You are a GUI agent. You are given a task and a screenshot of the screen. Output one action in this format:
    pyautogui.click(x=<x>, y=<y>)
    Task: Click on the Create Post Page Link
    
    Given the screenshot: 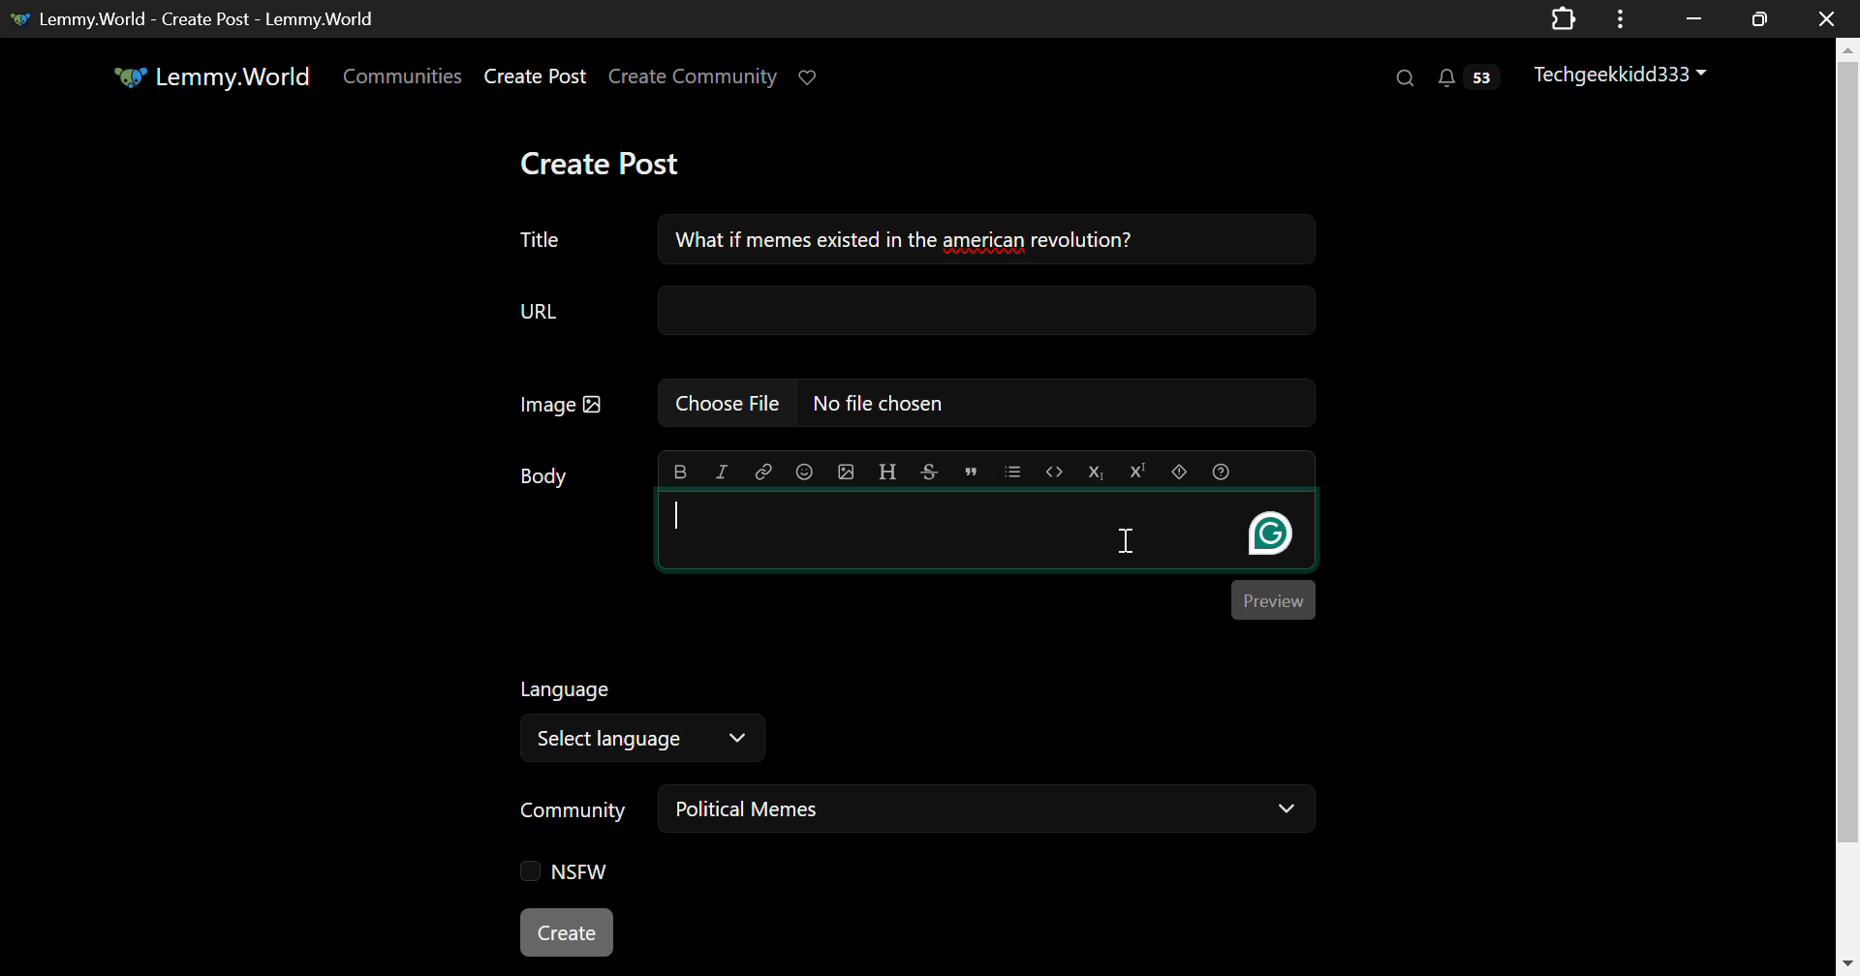 What is the action you would take?
    pyautogui.click(x=535, y=77)
    